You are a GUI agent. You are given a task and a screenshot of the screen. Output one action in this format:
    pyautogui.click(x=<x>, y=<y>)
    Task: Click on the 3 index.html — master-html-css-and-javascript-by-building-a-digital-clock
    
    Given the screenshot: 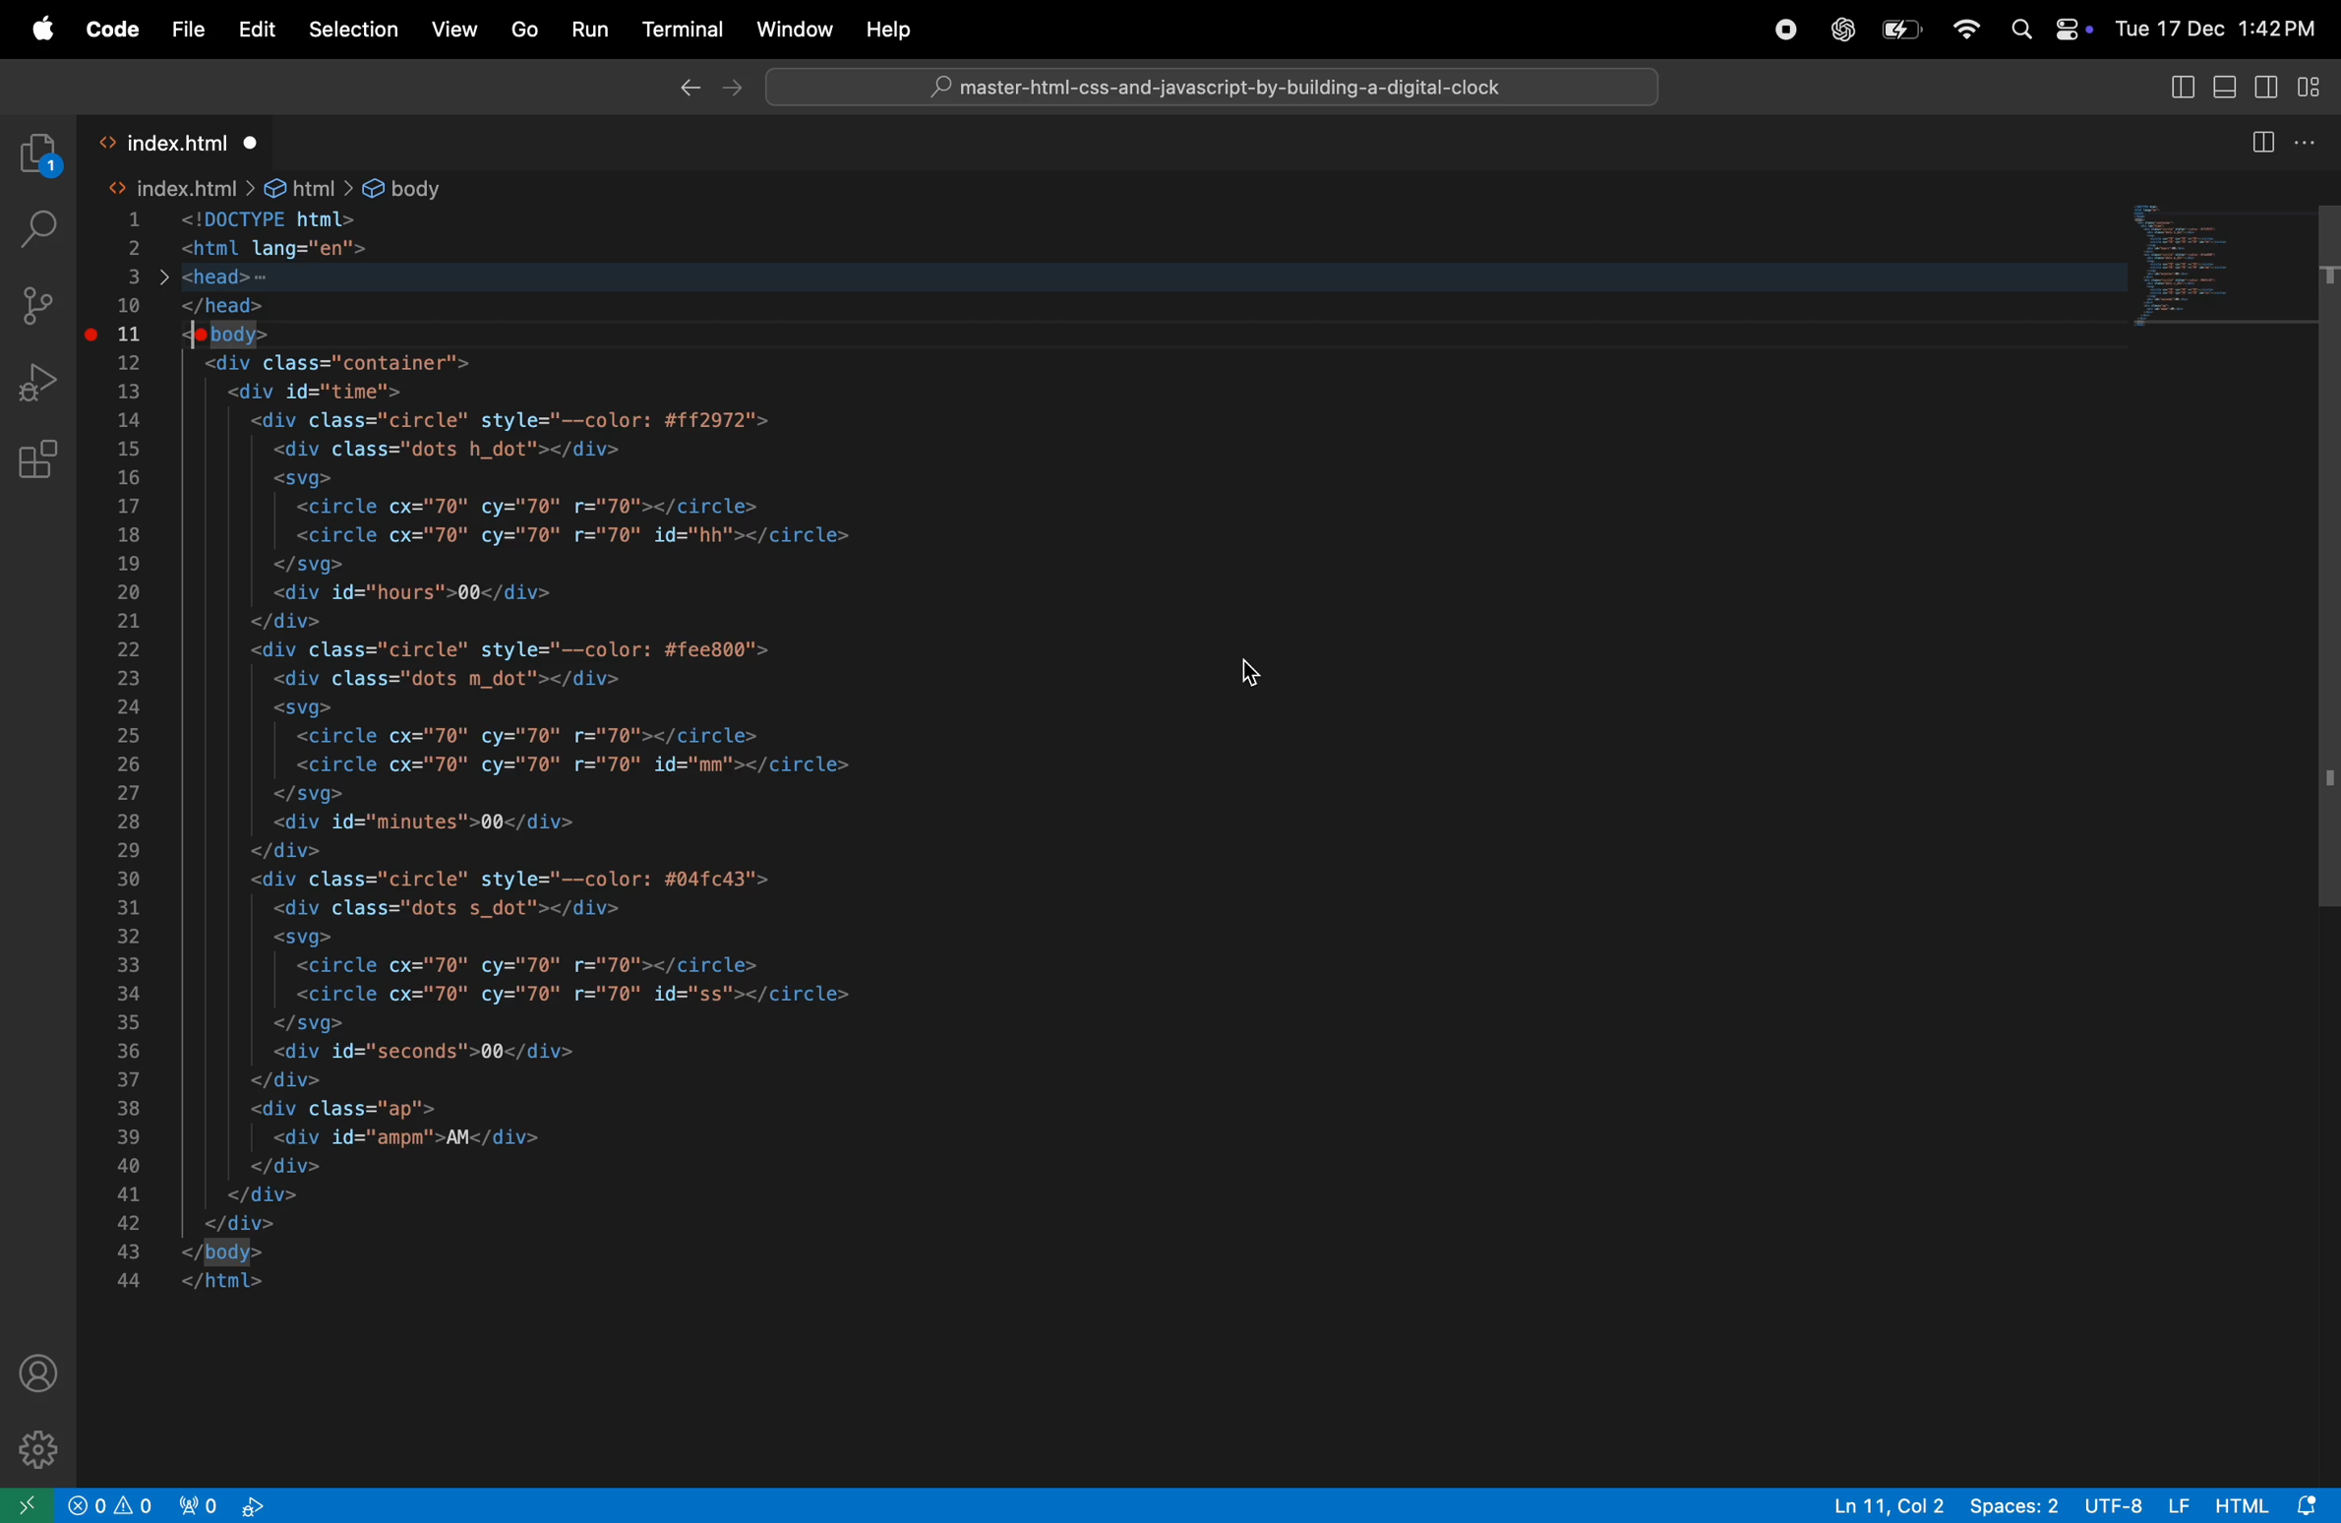 What is the action you would take?
    pyautogui.click(x=1222, y=87)
    